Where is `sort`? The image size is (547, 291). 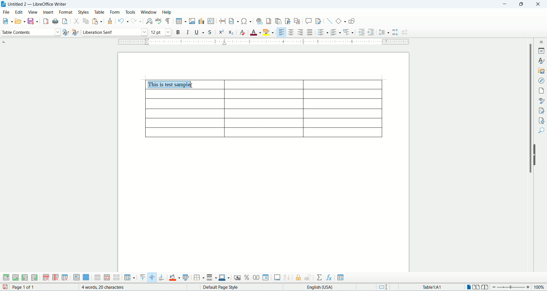 sort is located at coordinates (287, 278).